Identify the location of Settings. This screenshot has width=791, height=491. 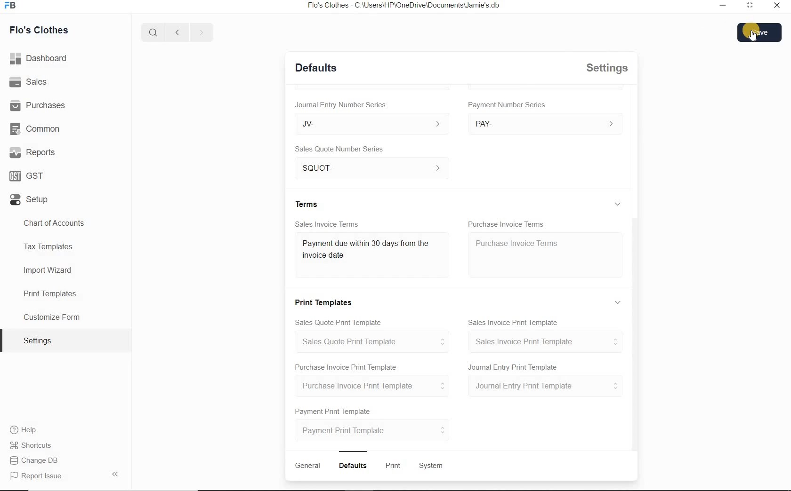
(606, 68).